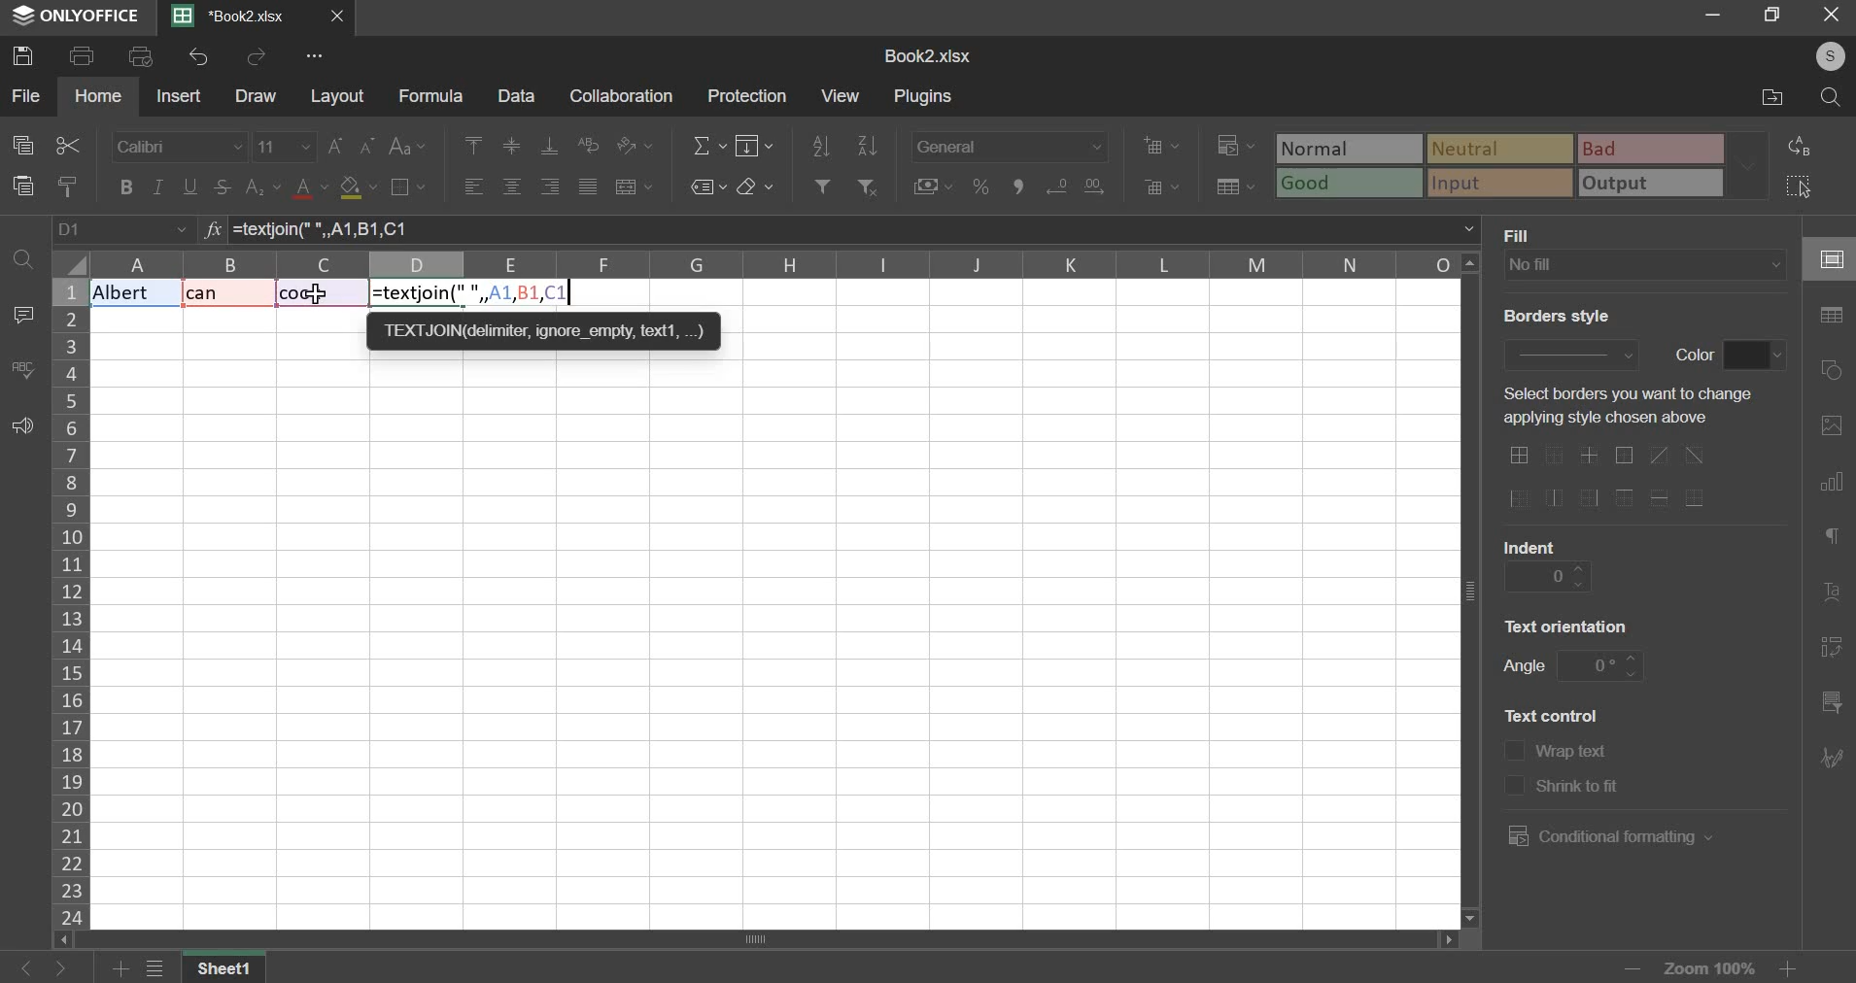  I want to click on paragraph, so click(1830, 539).